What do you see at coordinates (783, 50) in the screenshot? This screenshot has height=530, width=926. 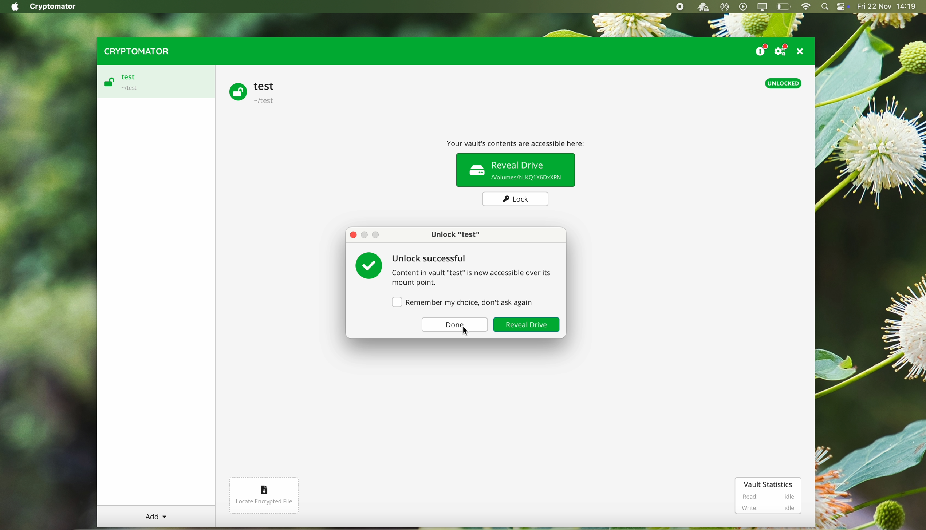 I see `settings` at bounding box center [783, 50].